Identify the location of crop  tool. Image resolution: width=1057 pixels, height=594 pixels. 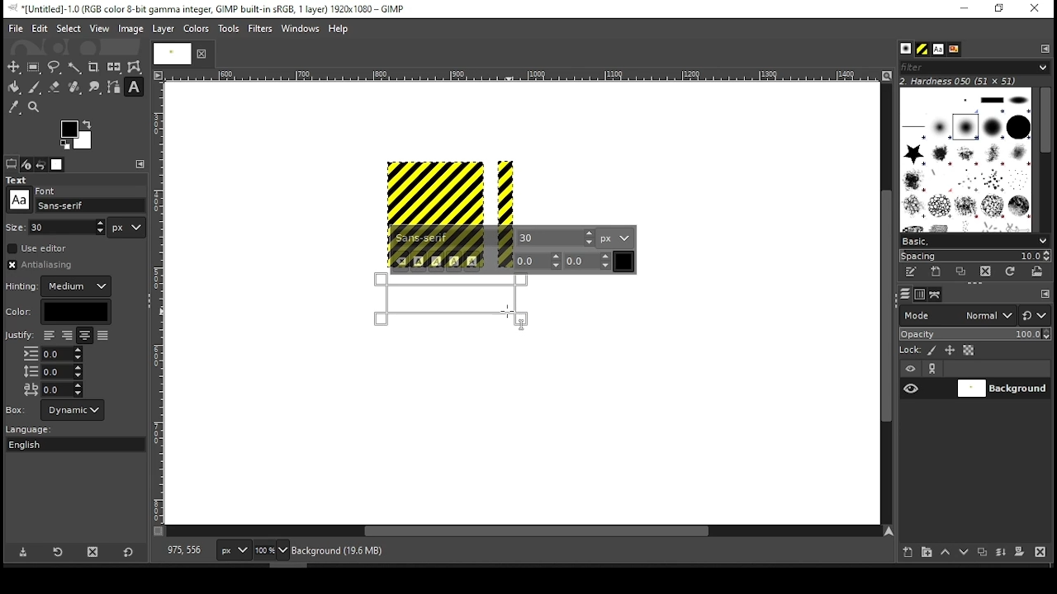
(93, 68).